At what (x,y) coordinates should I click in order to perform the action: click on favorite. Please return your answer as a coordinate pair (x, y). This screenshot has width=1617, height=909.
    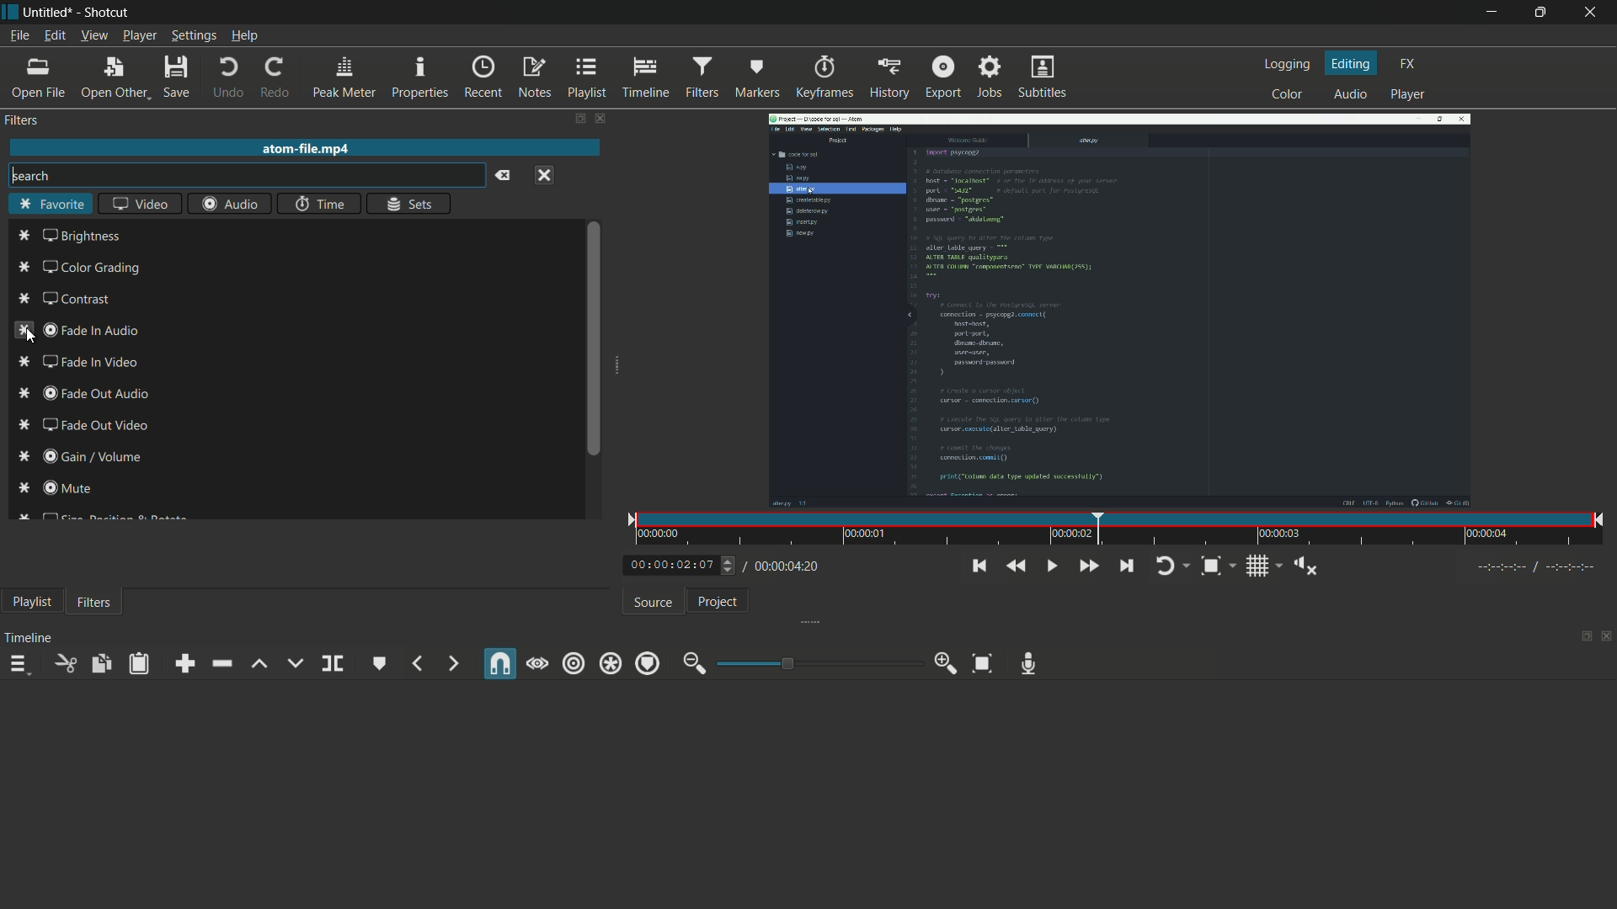
    Looking at the image, I should click on (50, 205).